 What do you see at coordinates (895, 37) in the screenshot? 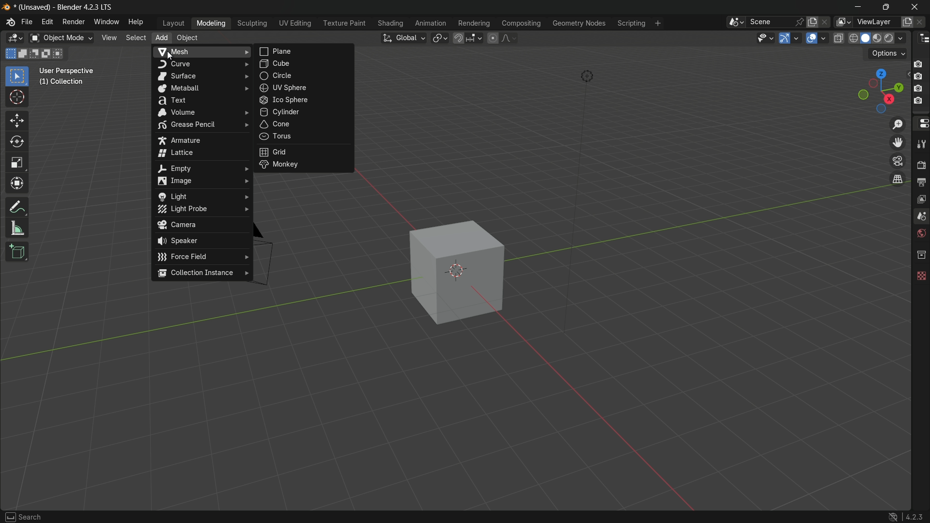
I see `render display` at bounding box center [895, 37].